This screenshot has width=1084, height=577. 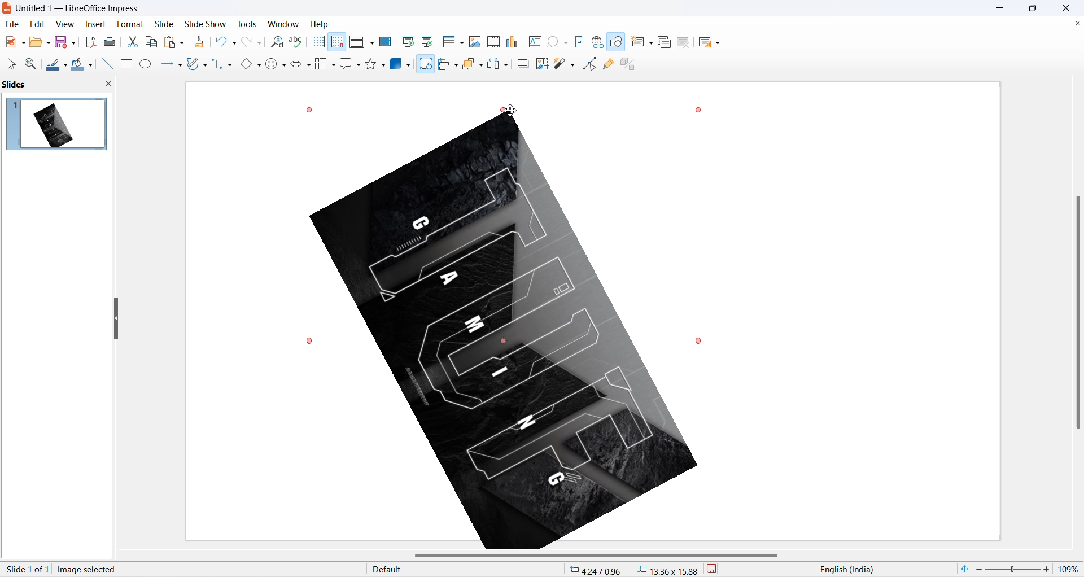 I want to click on view, so click(x=64, y=24).